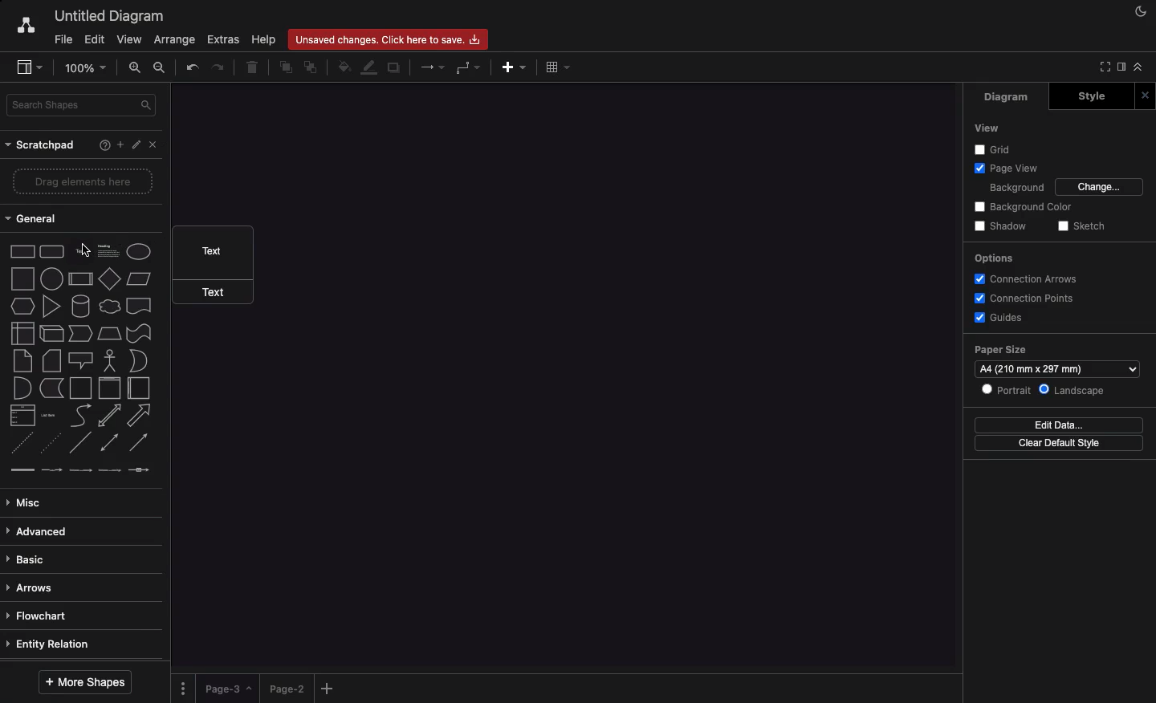 The width and height of the screenshot is (1156, 703). I want to click on Sidebar, so click(26, 66).